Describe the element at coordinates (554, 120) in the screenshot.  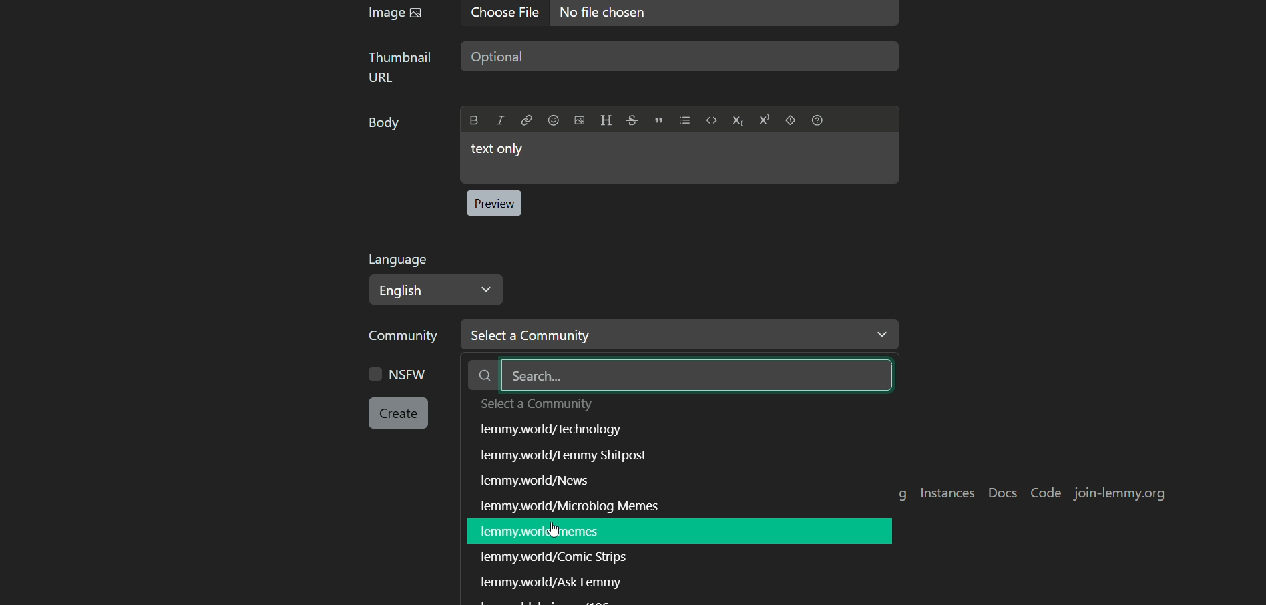
I see `Emoji` at that location.